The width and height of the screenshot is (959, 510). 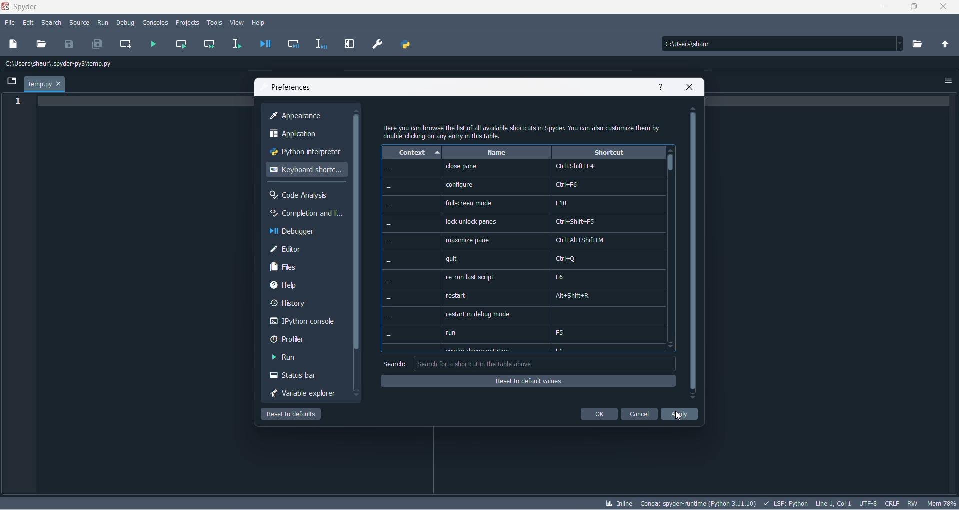 What do you see at coordinates (299, 339) in the screenshot?
I see `proflier` at bounding box center [299, 339].